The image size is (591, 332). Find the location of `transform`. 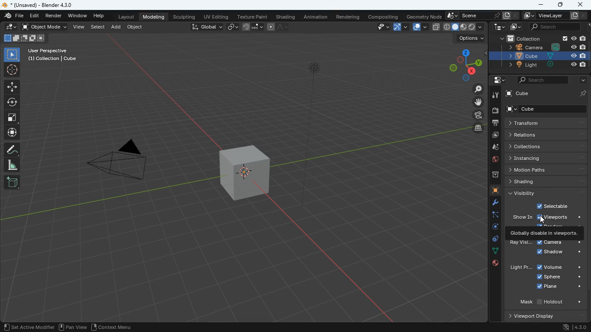

transform is located at coordinates (543, 123).